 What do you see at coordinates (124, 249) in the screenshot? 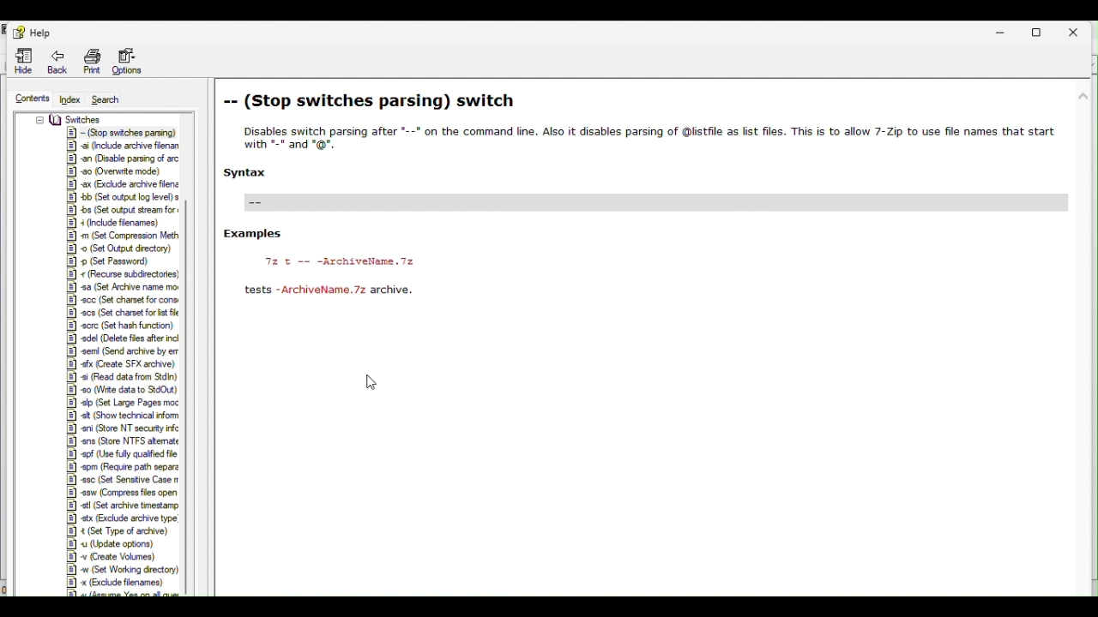
I see `` at bounding box center [124, 249].